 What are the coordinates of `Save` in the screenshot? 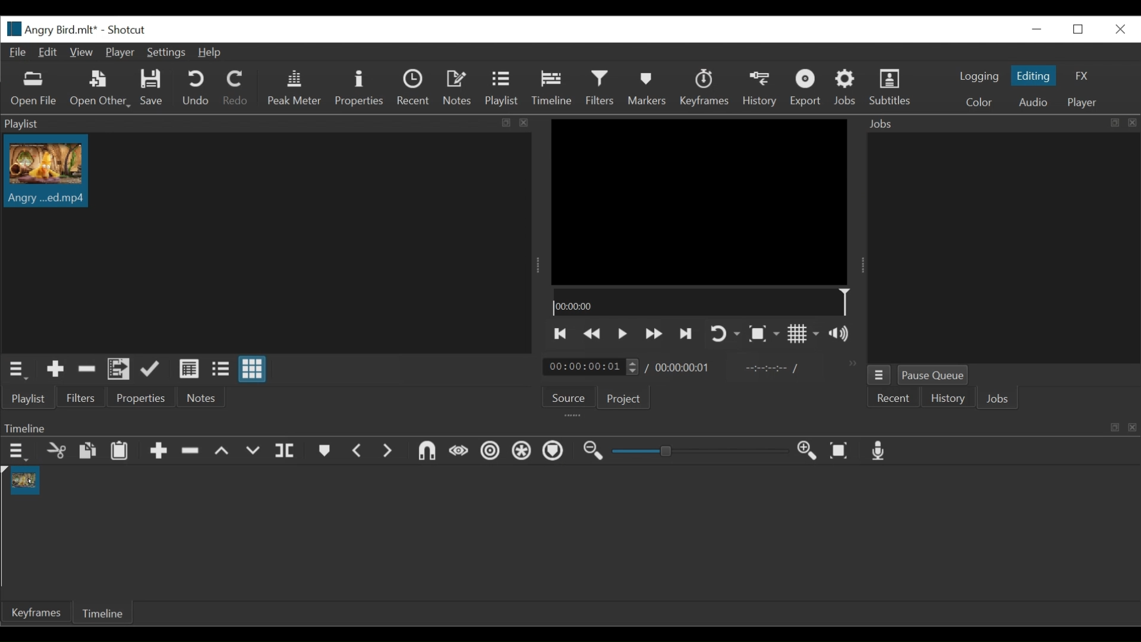 It's located at (155, 89).